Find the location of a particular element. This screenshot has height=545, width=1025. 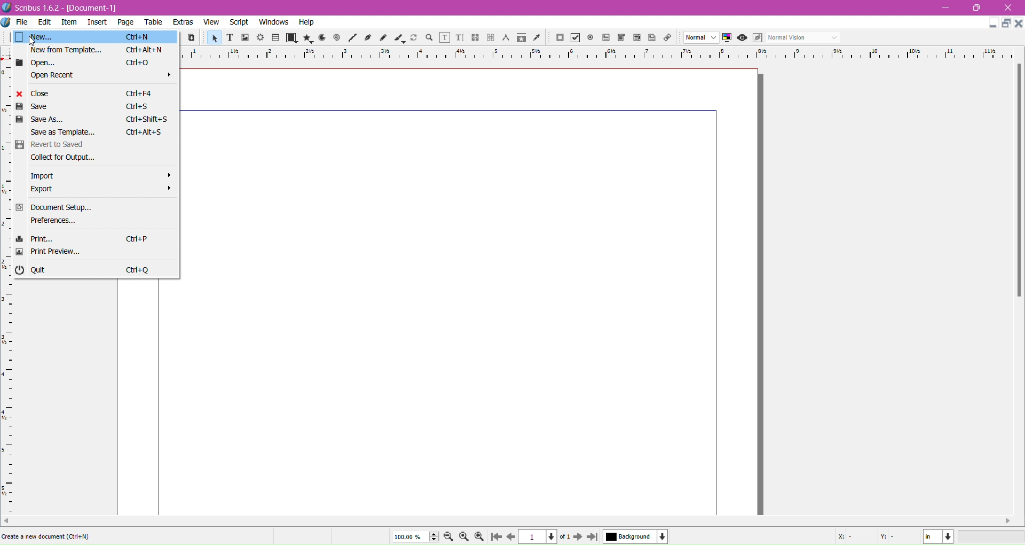

close is located at coordinates (1019, 25).